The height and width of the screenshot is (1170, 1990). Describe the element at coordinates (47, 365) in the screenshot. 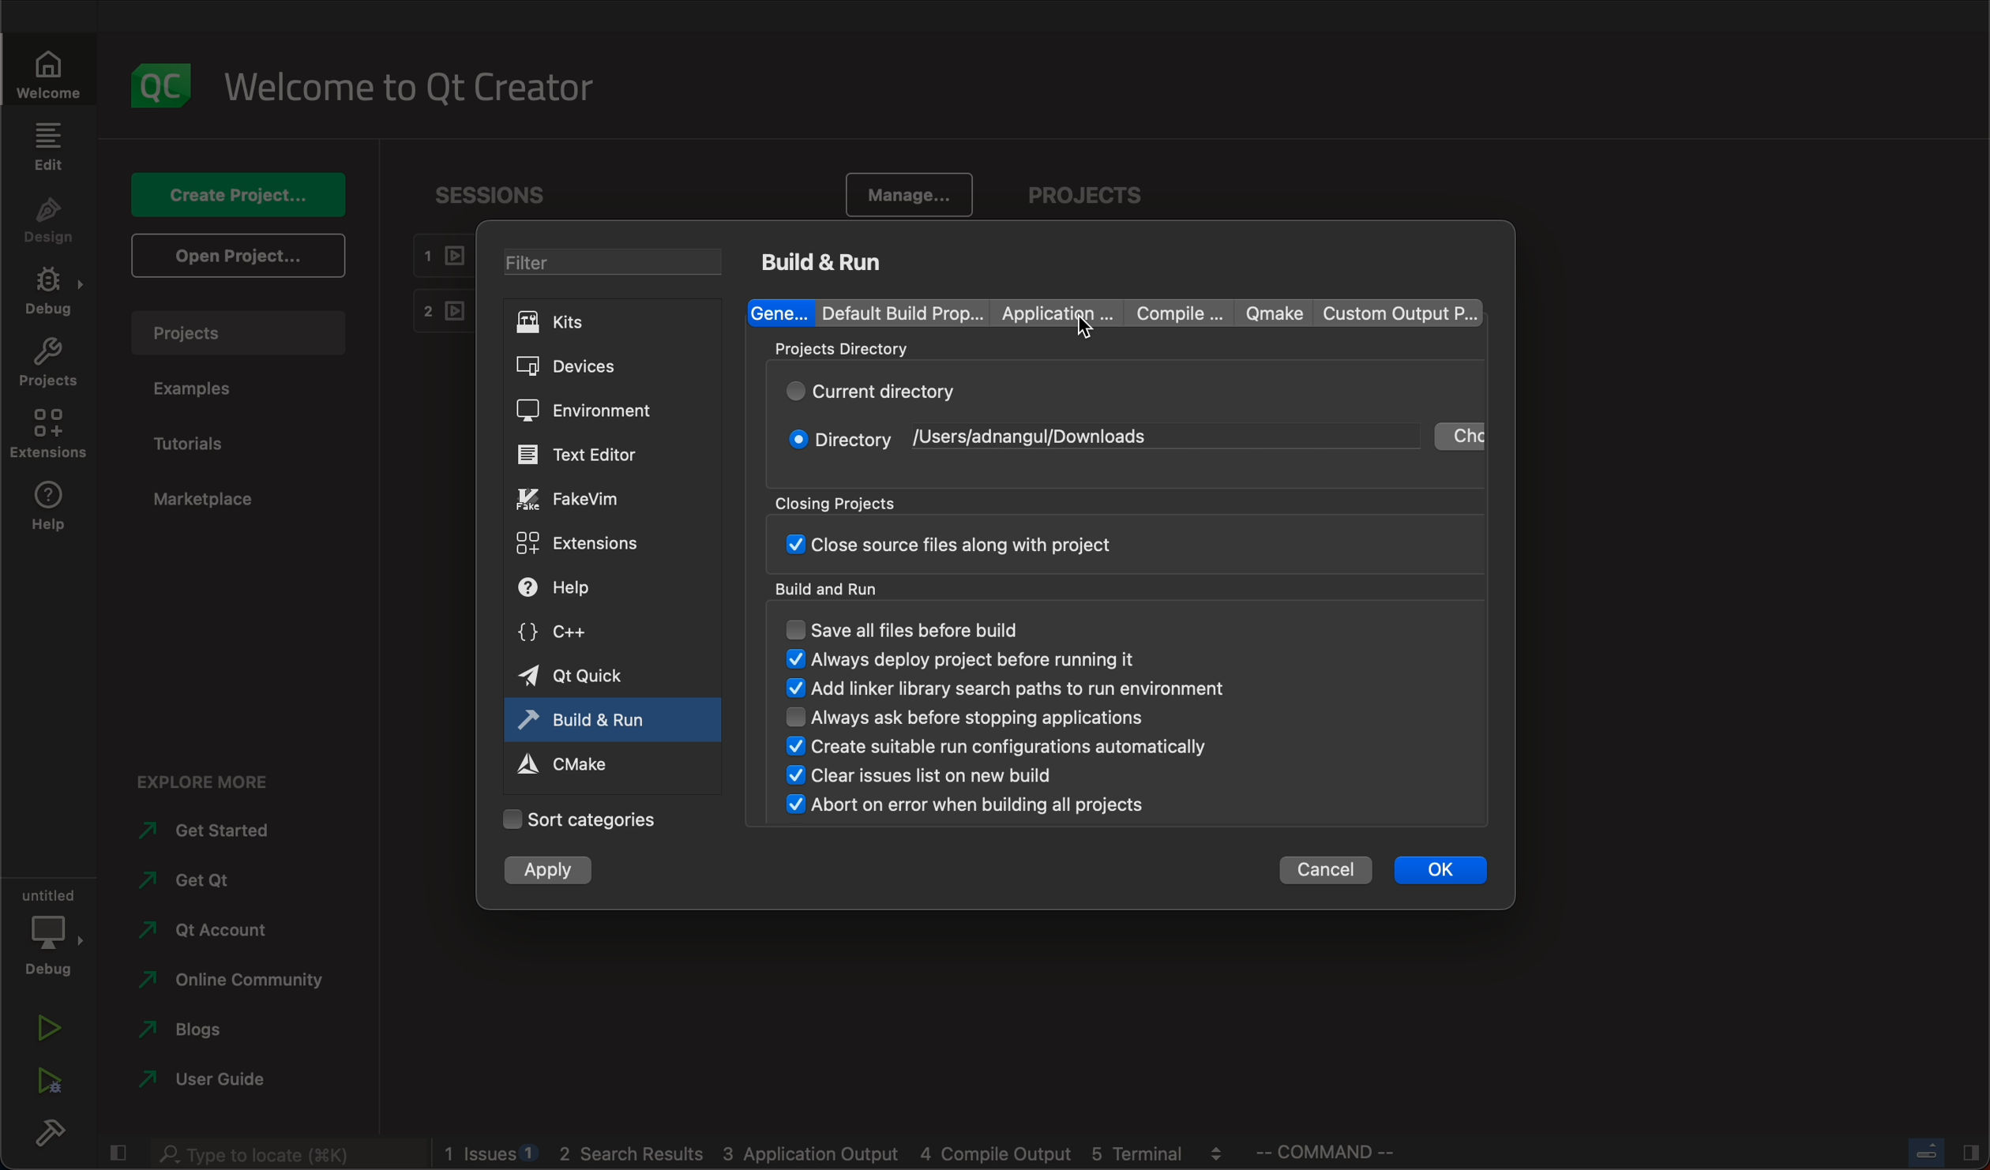

I see `projects` at that location.